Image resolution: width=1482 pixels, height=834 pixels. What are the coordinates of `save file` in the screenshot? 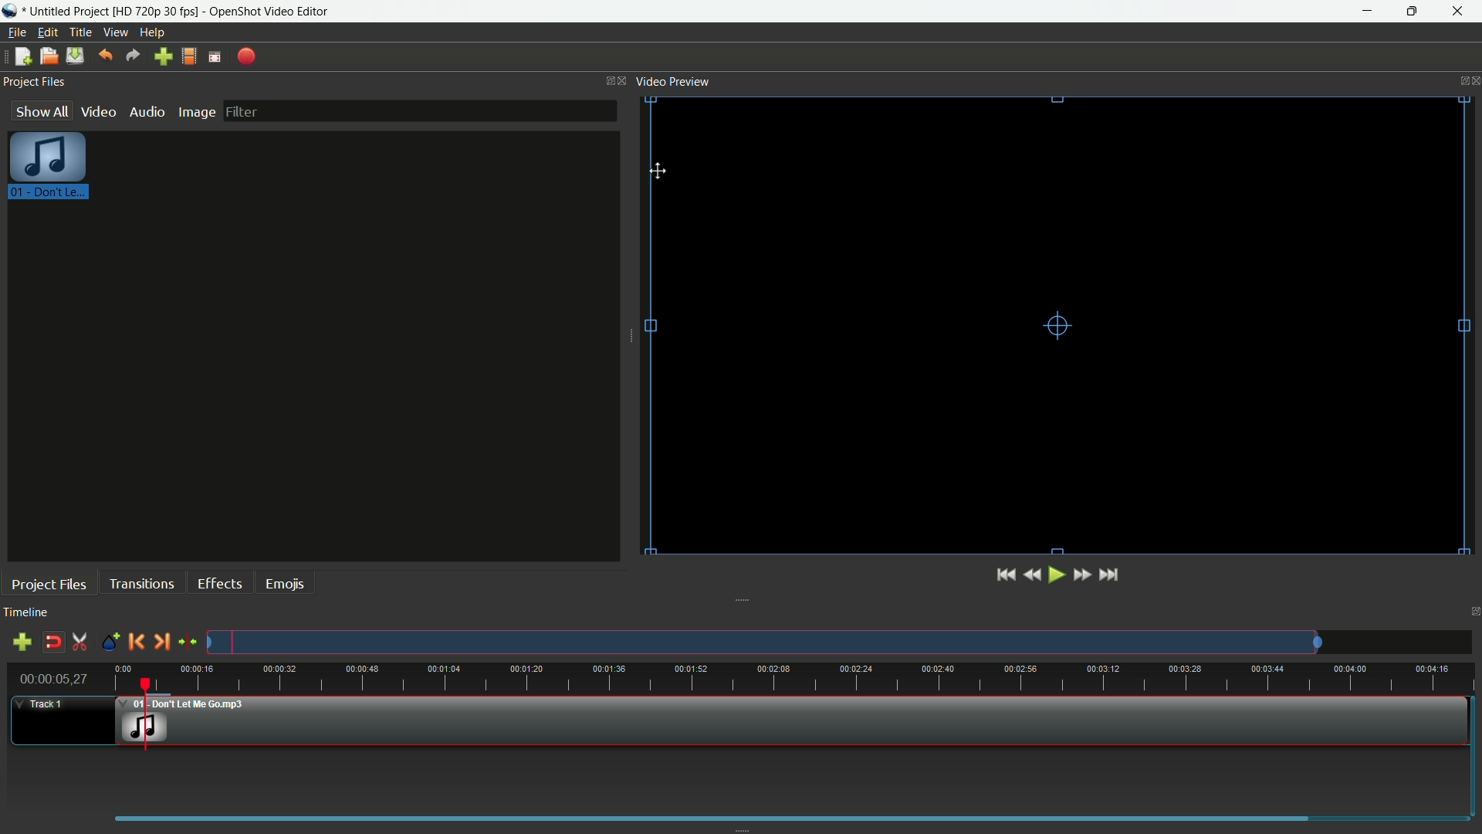 It's located at (75, 56).